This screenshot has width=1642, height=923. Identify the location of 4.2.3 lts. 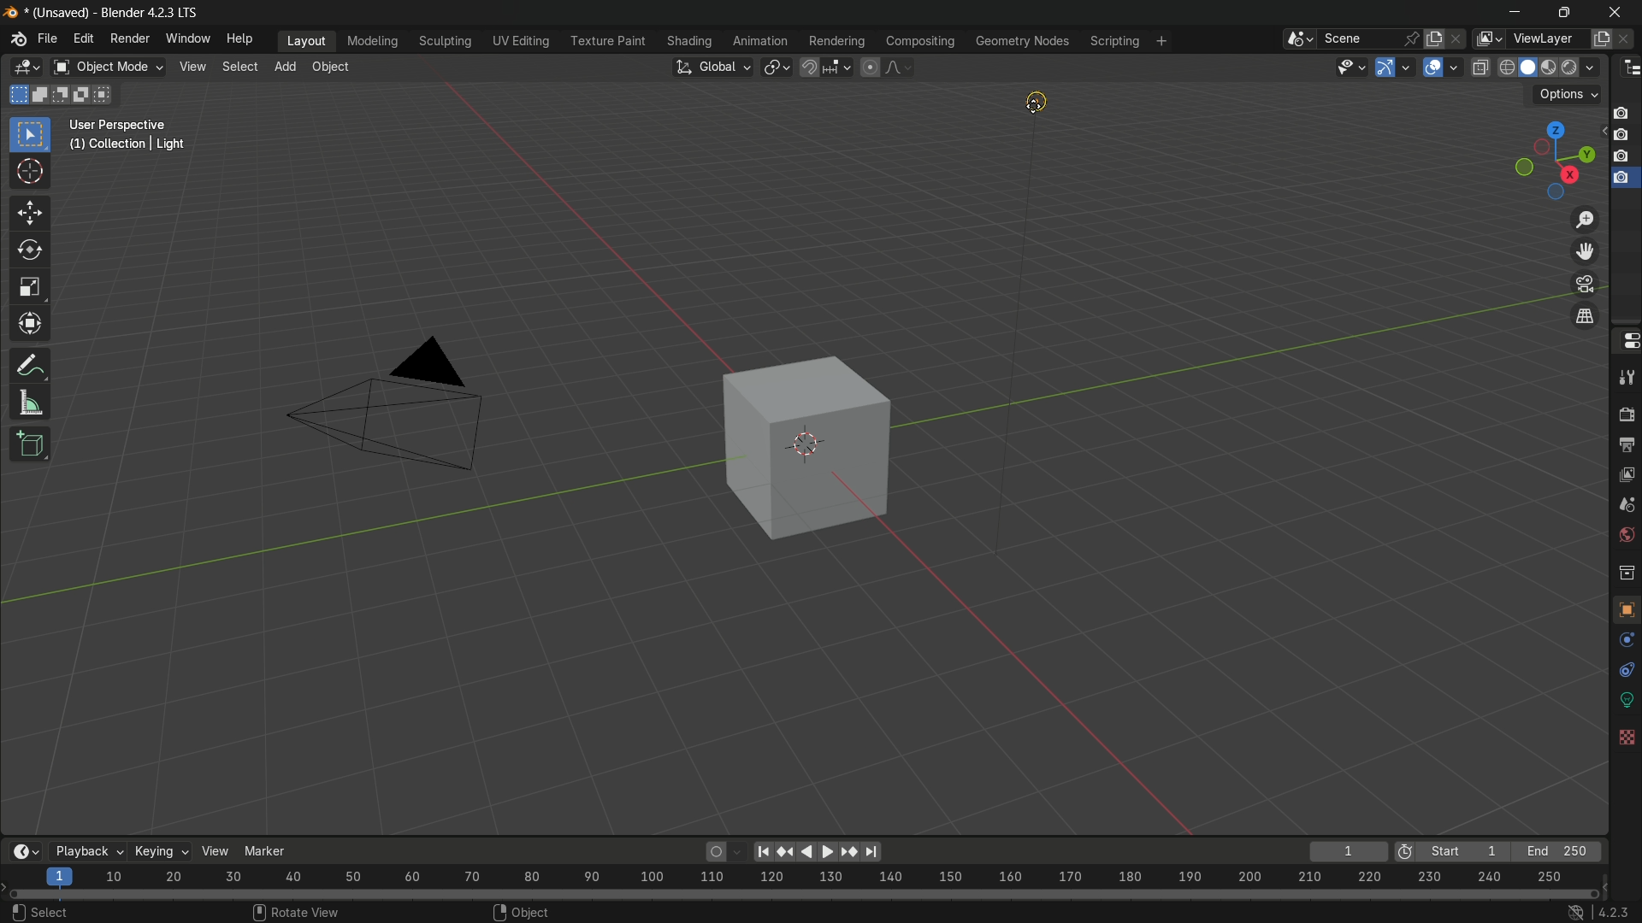
(1596, 911).